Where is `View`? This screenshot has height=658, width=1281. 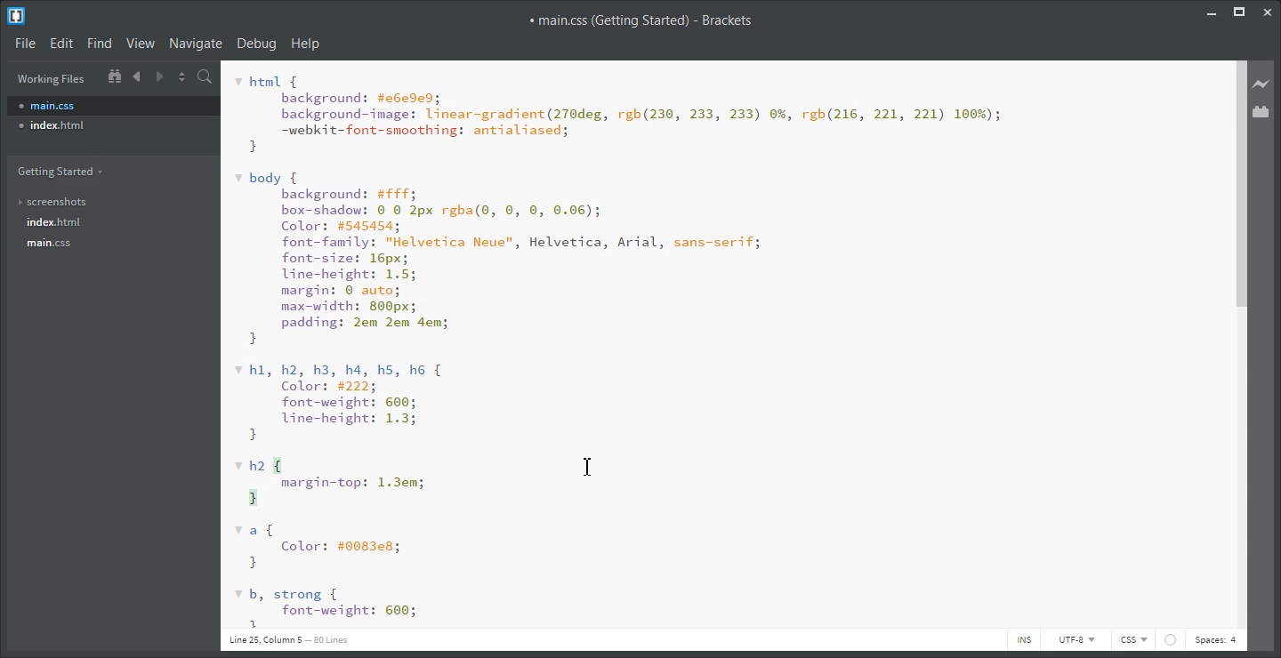 View is located at coordinates (141, 43).